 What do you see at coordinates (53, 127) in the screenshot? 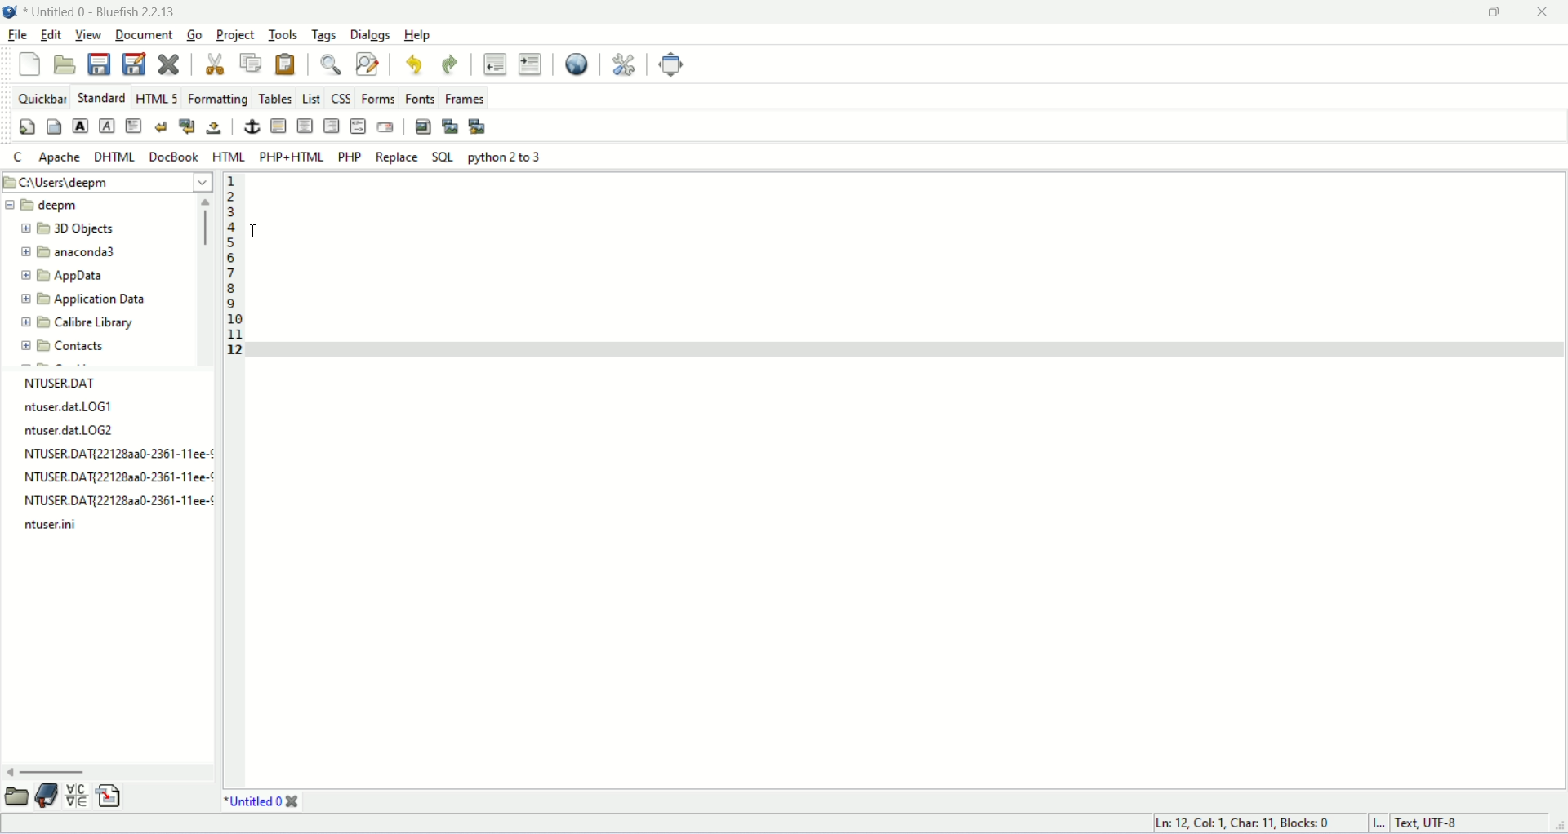
I see `body` at bounding box center [53, 127].